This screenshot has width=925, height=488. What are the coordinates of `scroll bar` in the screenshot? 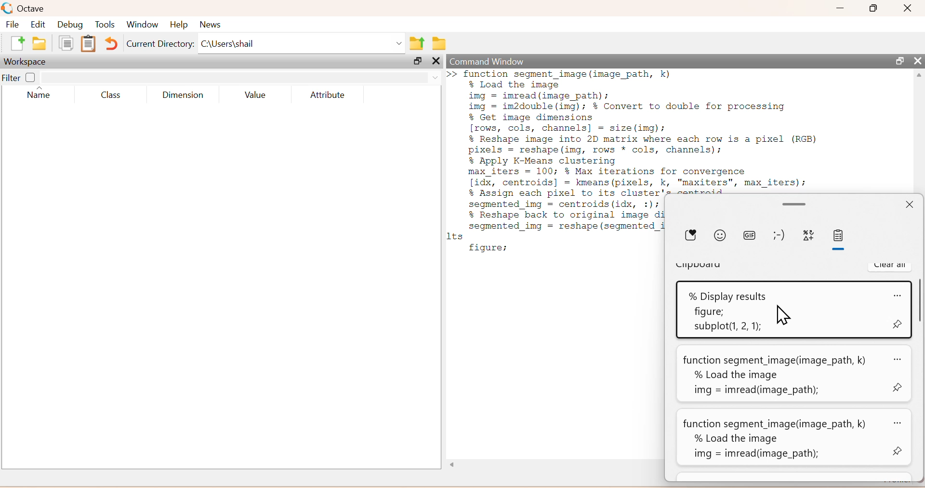 It's located at (919, 305).